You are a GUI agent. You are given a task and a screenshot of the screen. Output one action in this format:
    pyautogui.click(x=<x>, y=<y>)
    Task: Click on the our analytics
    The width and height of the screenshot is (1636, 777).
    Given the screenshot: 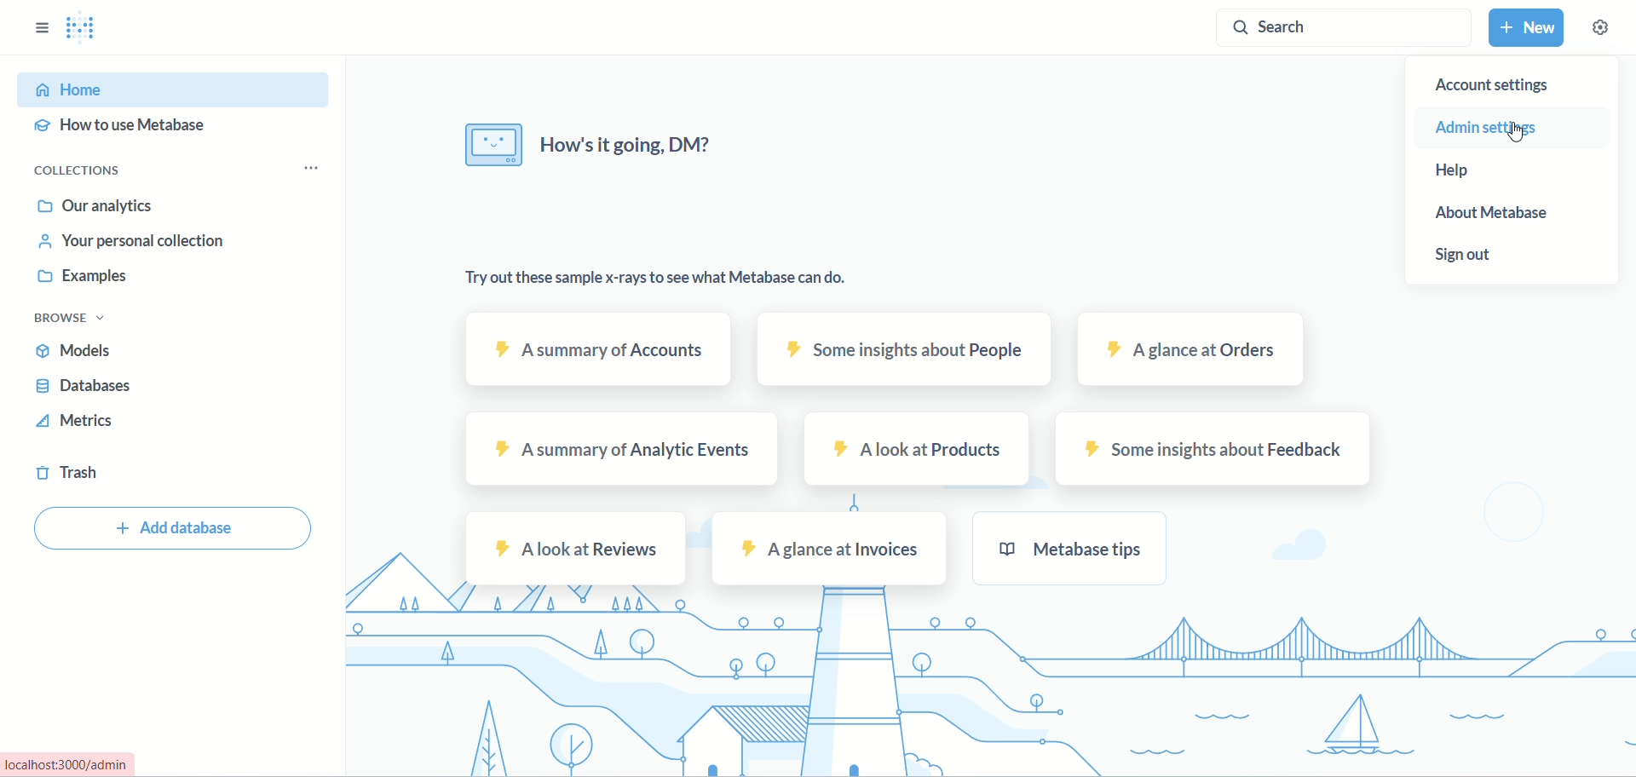 What is the action you would take?
    pyautogui.click(x=101, y=208)
    